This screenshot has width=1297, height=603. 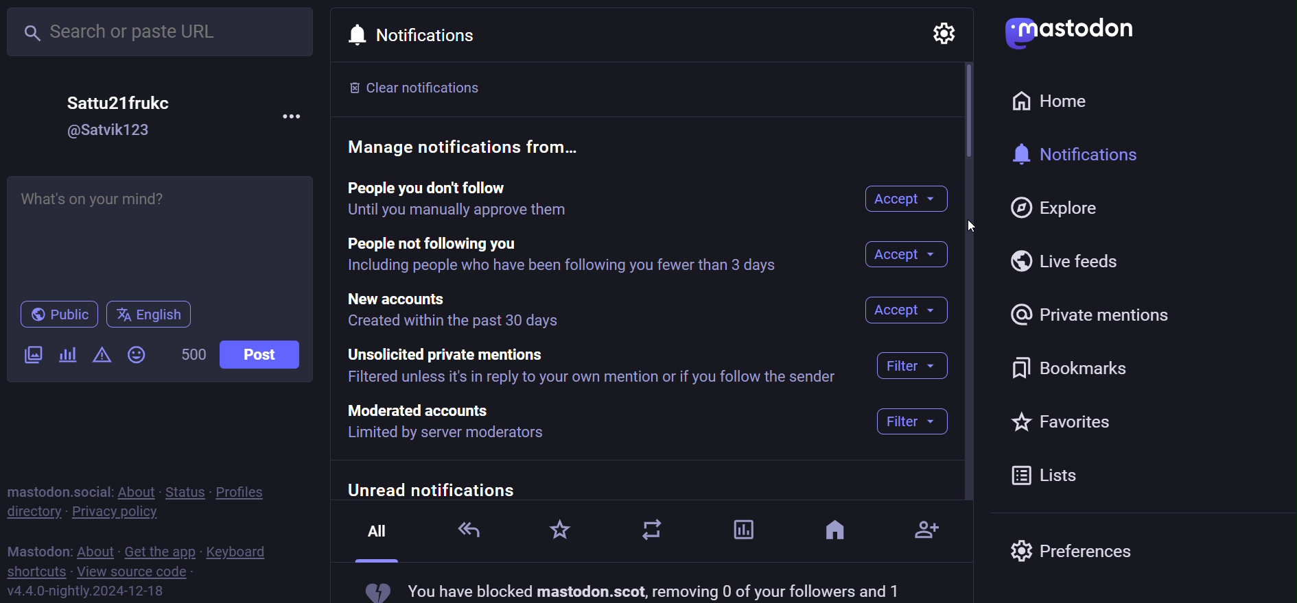 What do you see at coordinates (640, 489) in the screenshot?
I see `unread notifications` at bounding box center [640, 489].